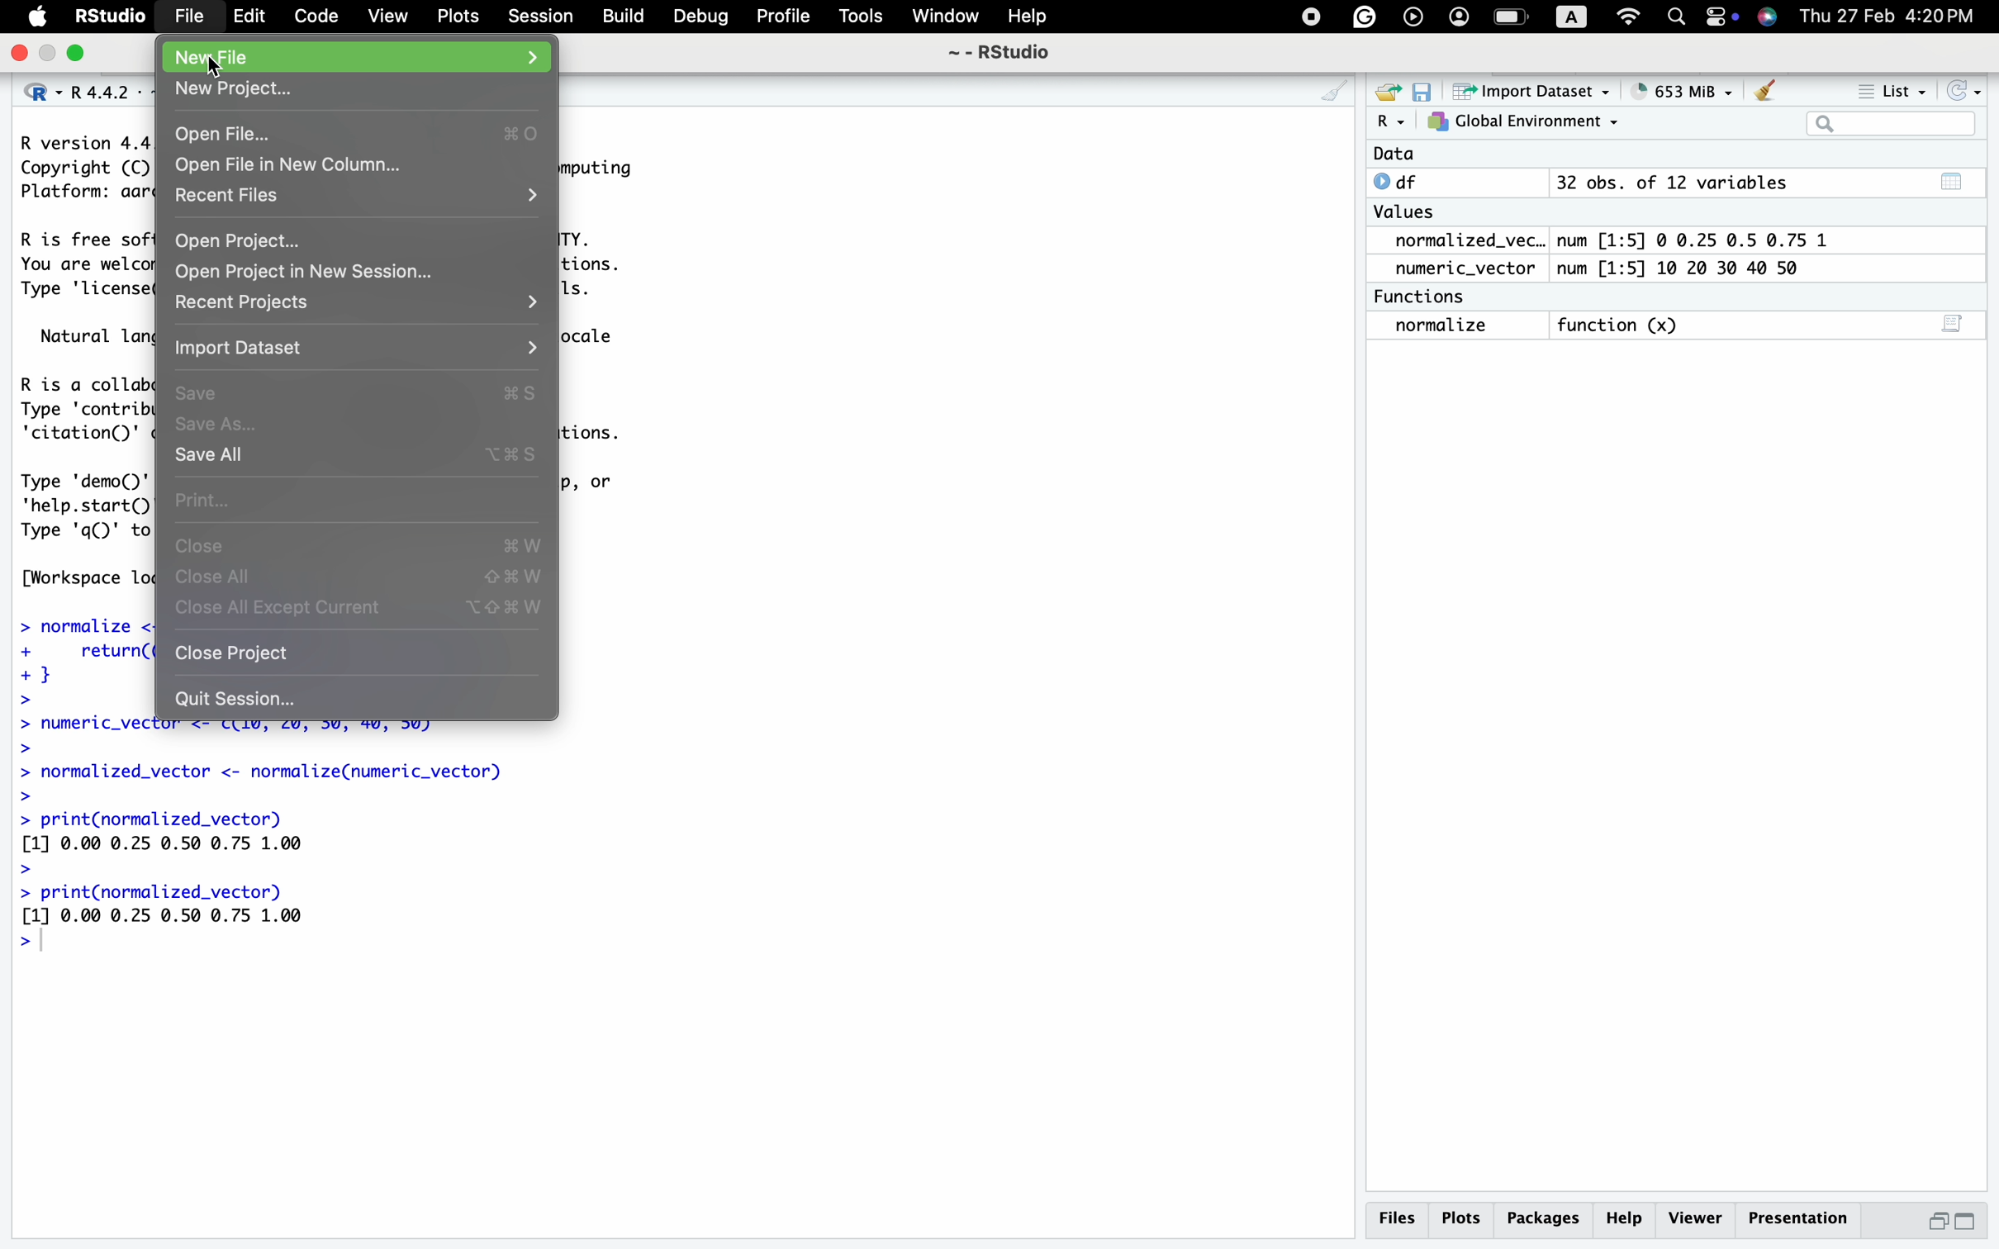 The image size is (1999, 1249). I want to click on Save All, so click(207, 456).